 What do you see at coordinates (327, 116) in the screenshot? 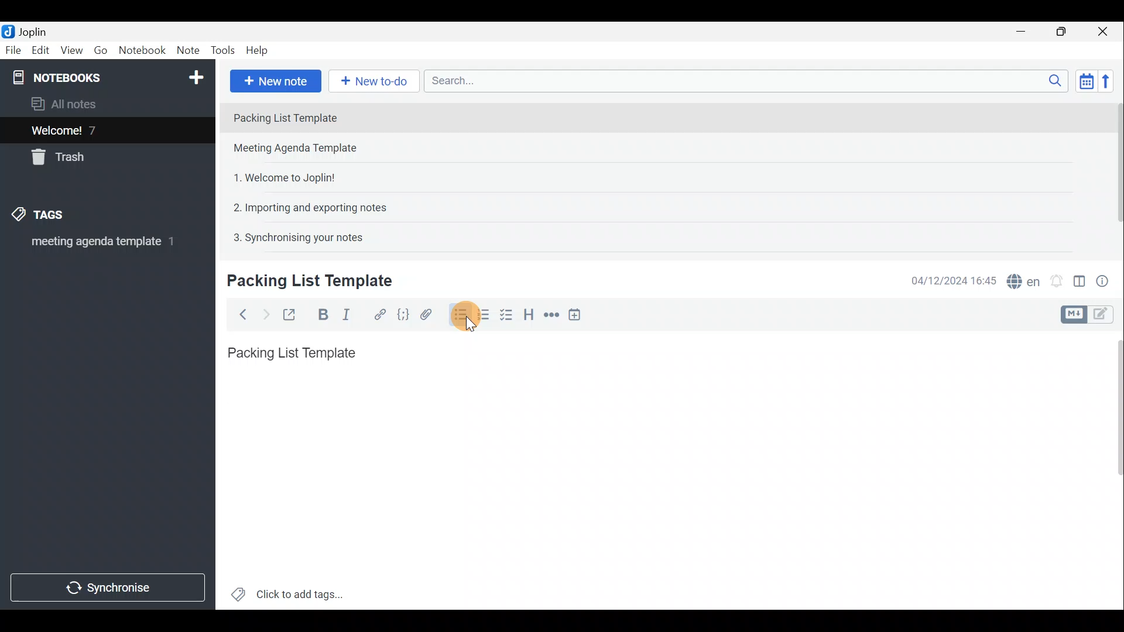
I see `Note 1` at bounding box center [327, 116].